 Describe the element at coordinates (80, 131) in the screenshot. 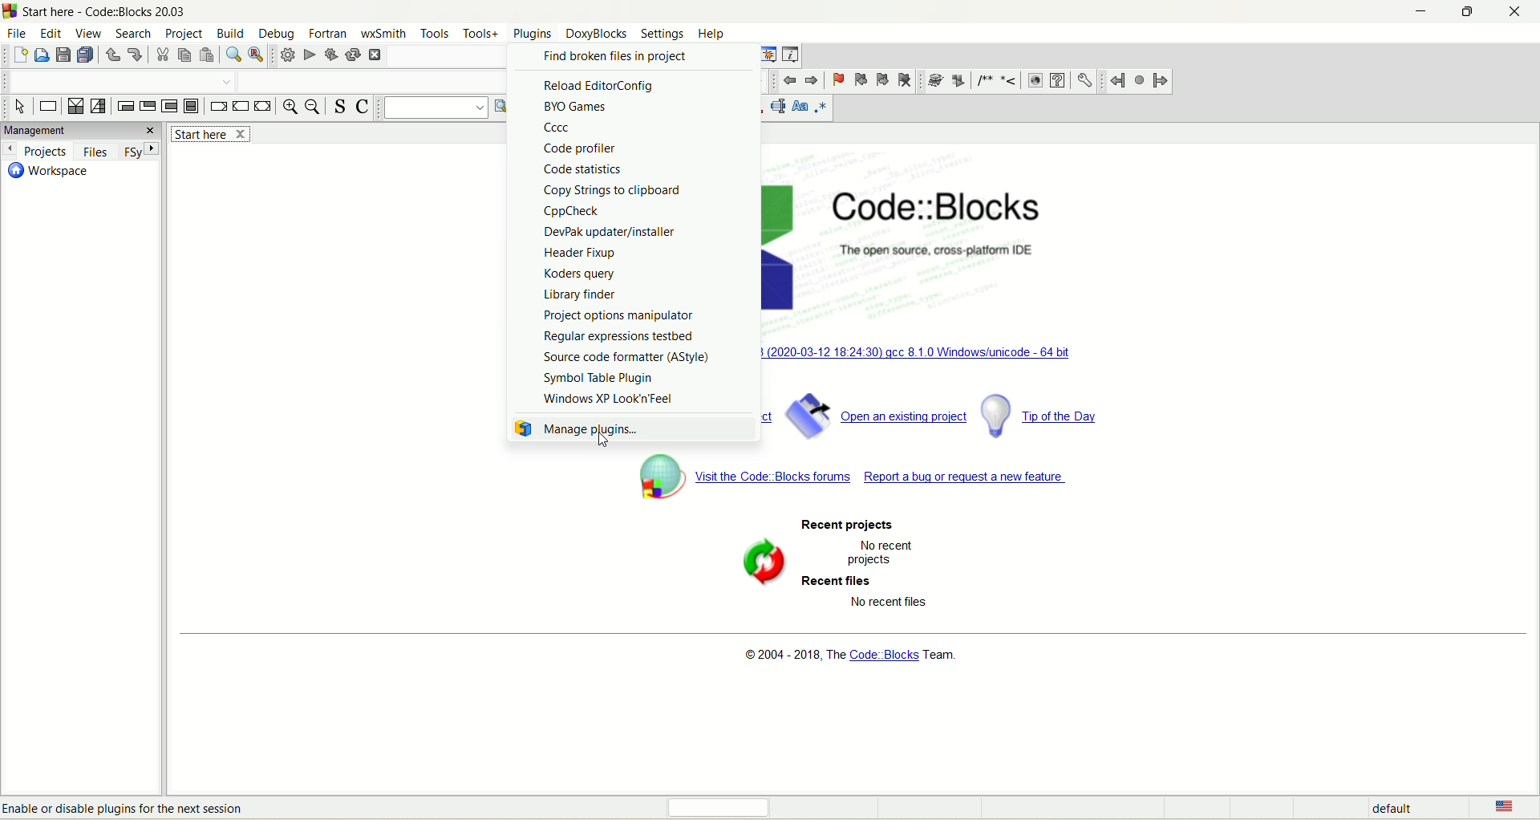

I see `managements` at that location.